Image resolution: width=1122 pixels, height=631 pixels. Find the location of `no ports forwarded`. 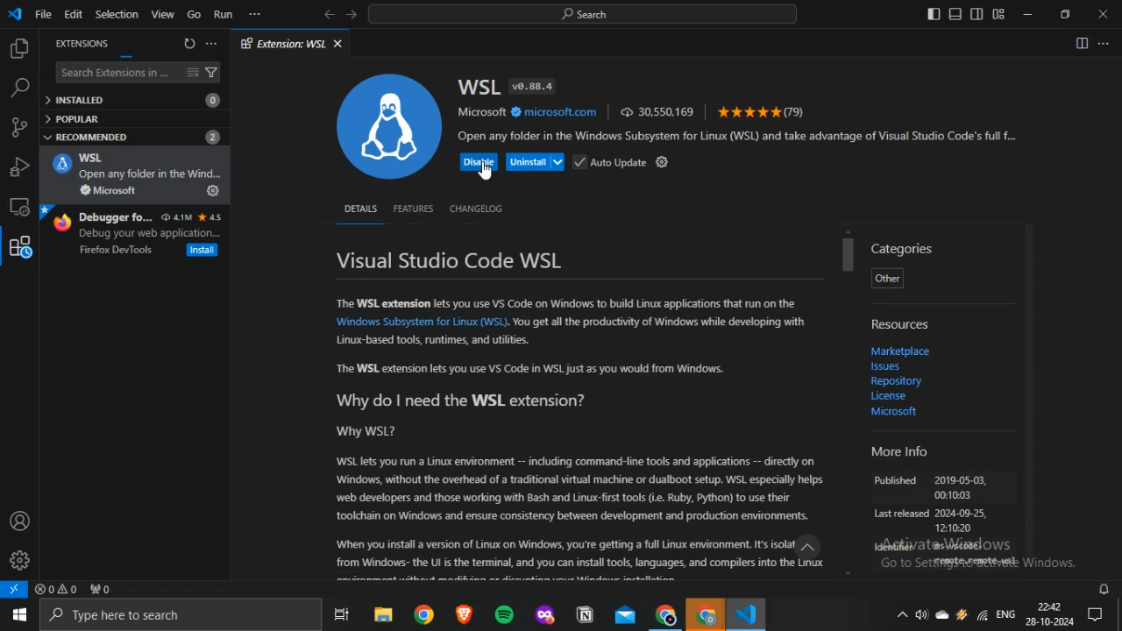

no ports forwarded is located at coordinates (101, 589).